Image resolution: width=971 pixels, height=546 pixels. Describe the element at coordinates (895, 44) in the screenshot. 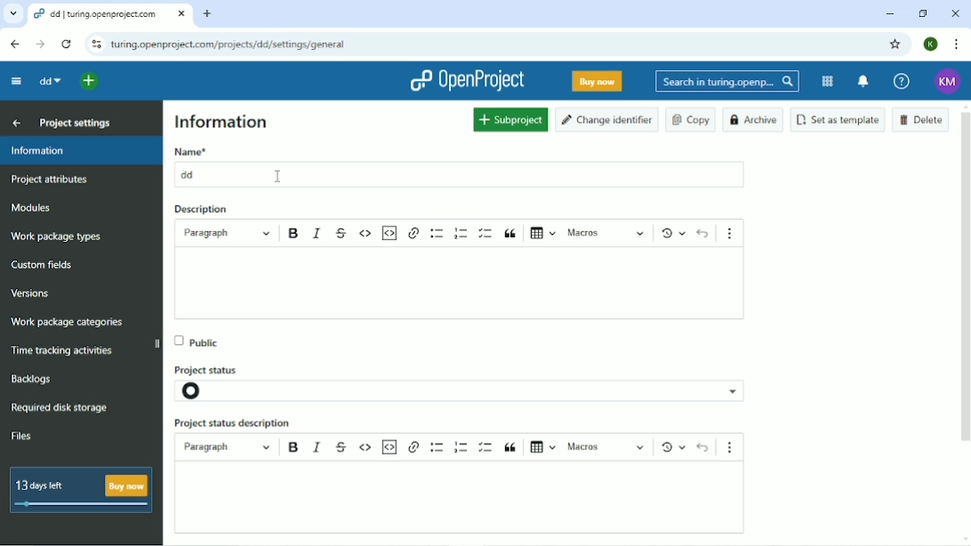

I see `Bookmark this tab` at that location.